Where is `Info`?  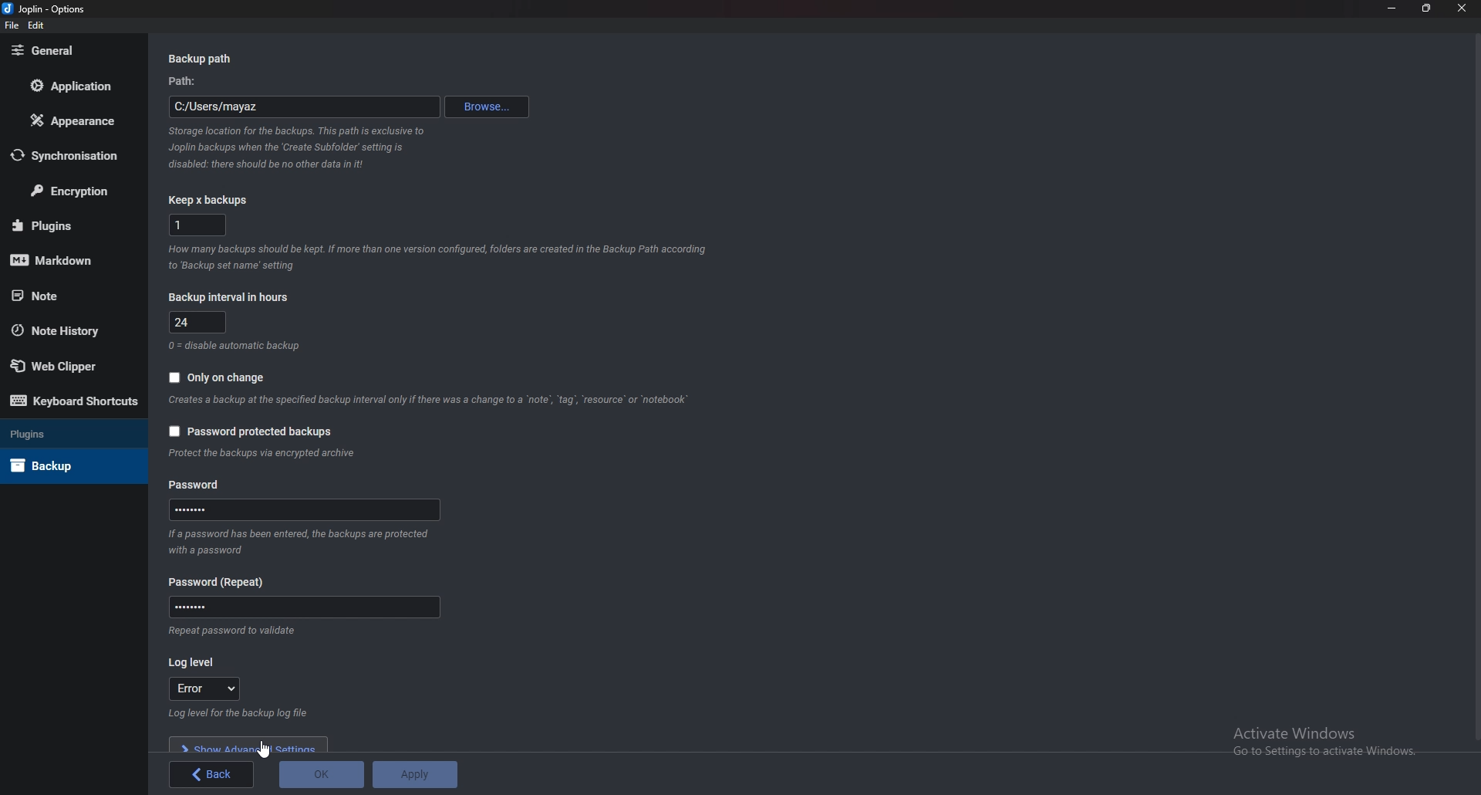
Info is located at coordinates (234, 634).